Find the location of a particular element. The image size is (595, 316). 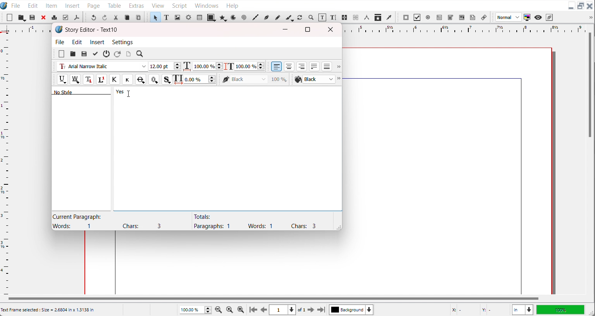

Search/Replace is located at coordinates (141, 54).